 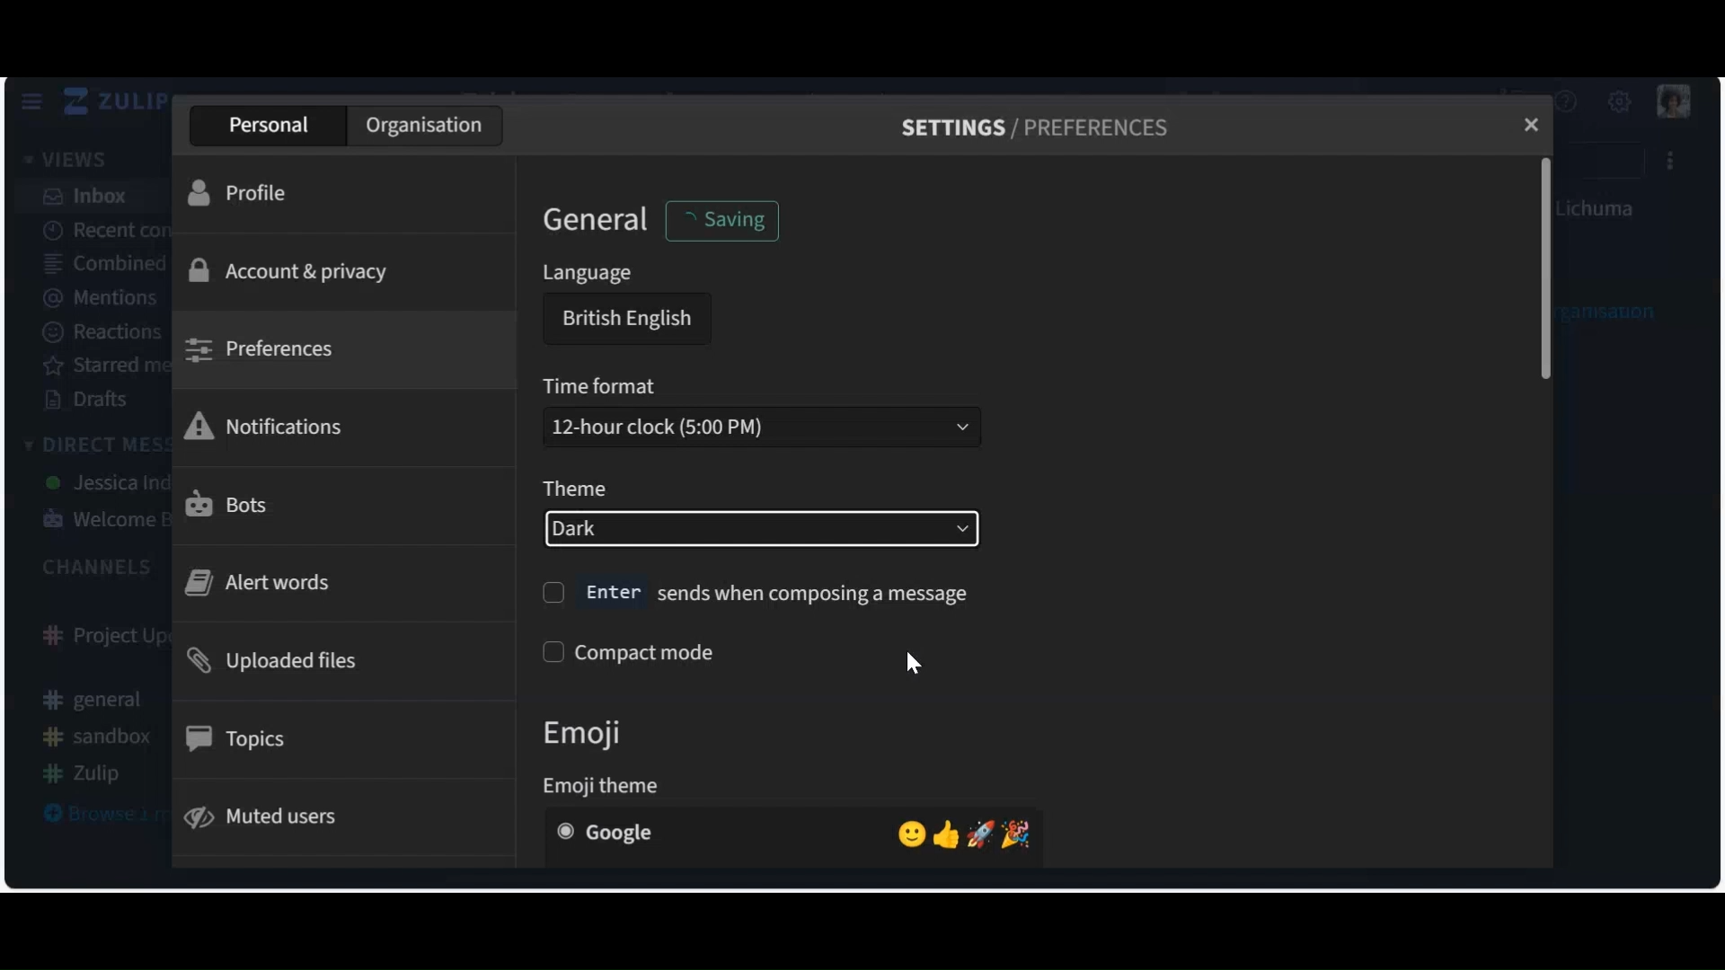 What do you see at coordinates (270, 425) in the screenshot?
I see `Notifications` at bounding box center [270, 425].